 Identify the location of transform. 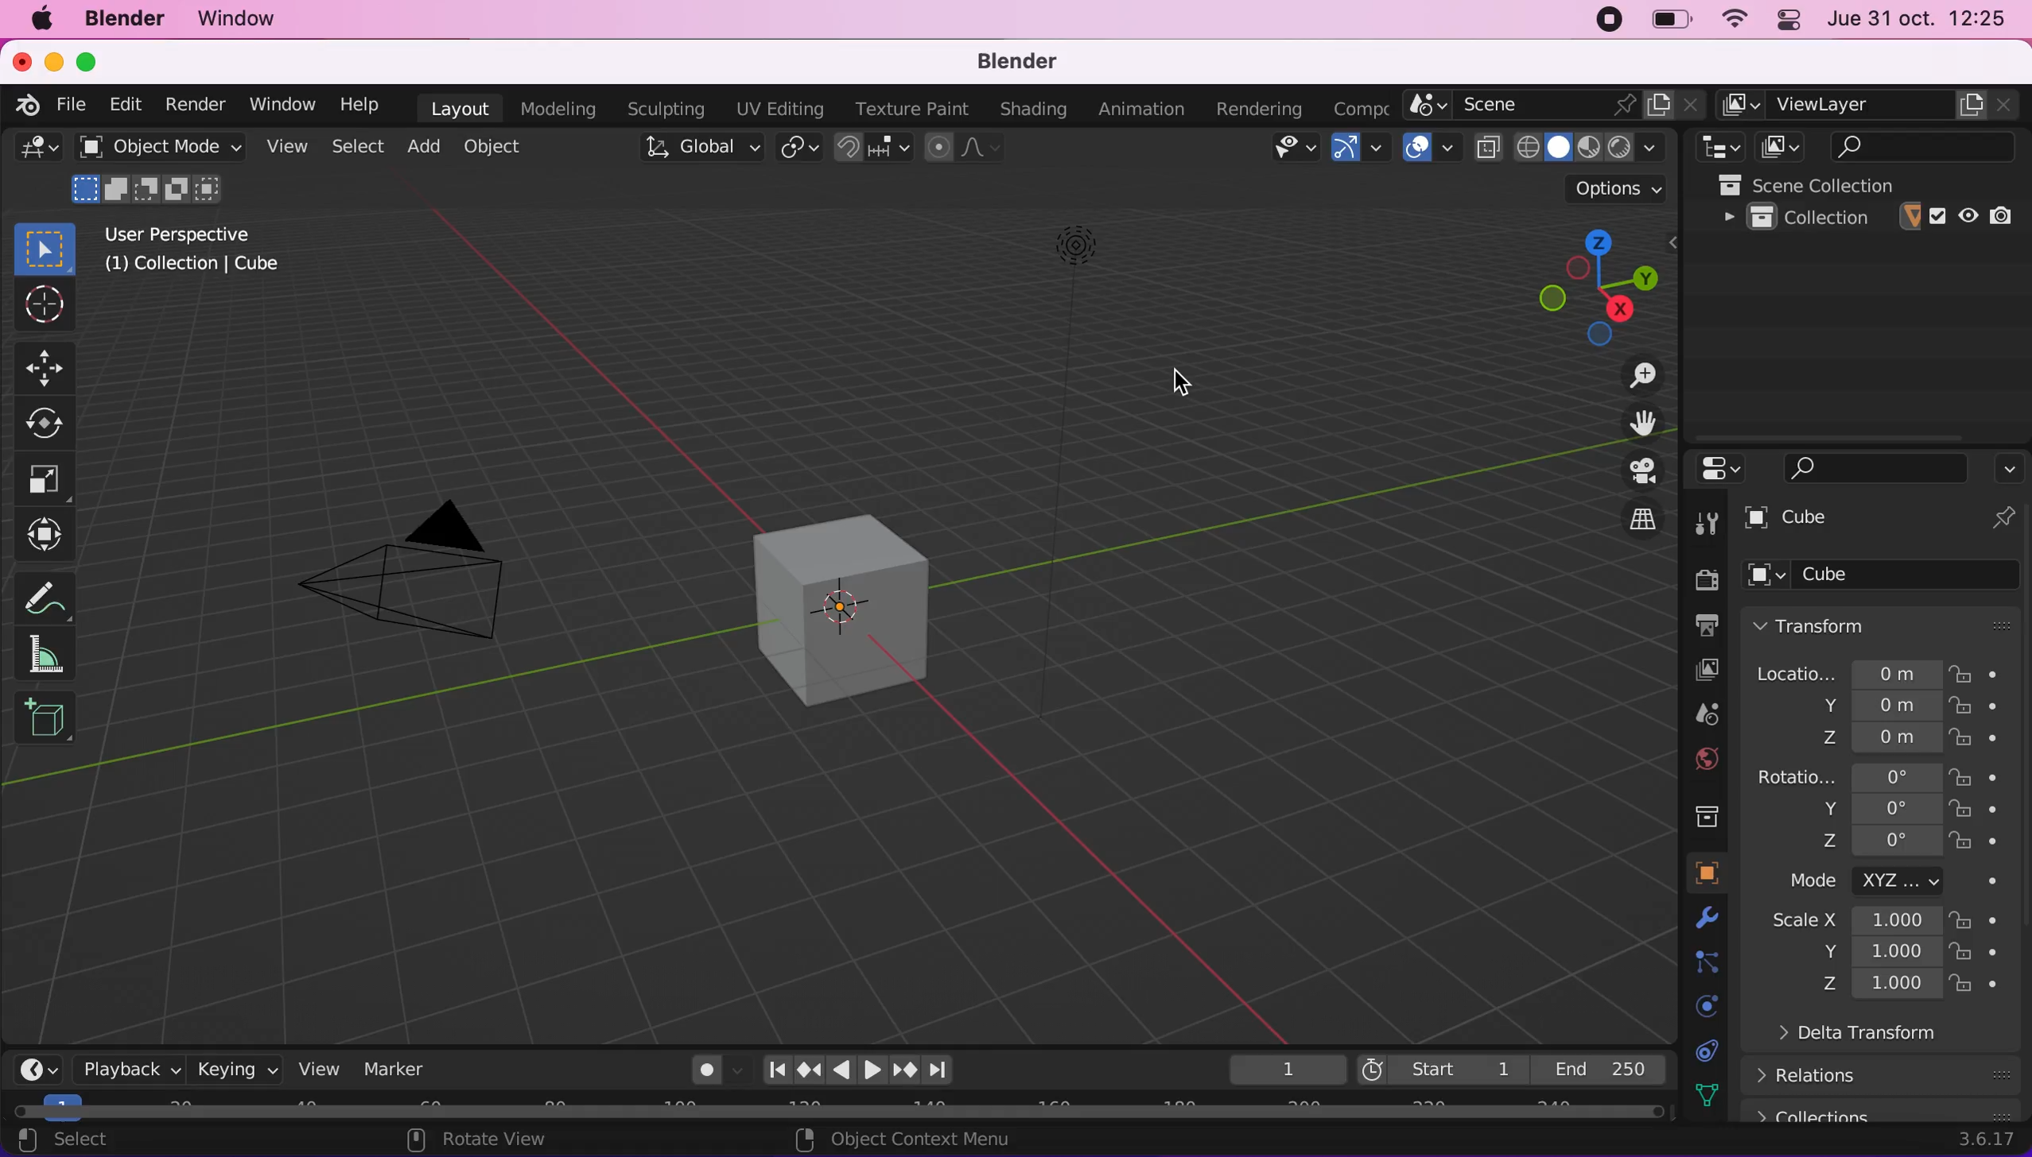
(49, 535).